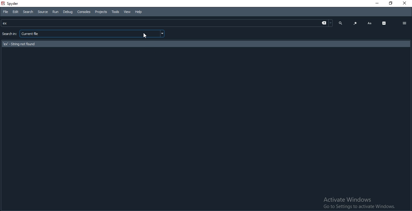 The width and height of the screenshot is (412, 211). What do you see at coordinates (369, 24) in the screenshot?
I see `font` at bounding box center [369, 24].